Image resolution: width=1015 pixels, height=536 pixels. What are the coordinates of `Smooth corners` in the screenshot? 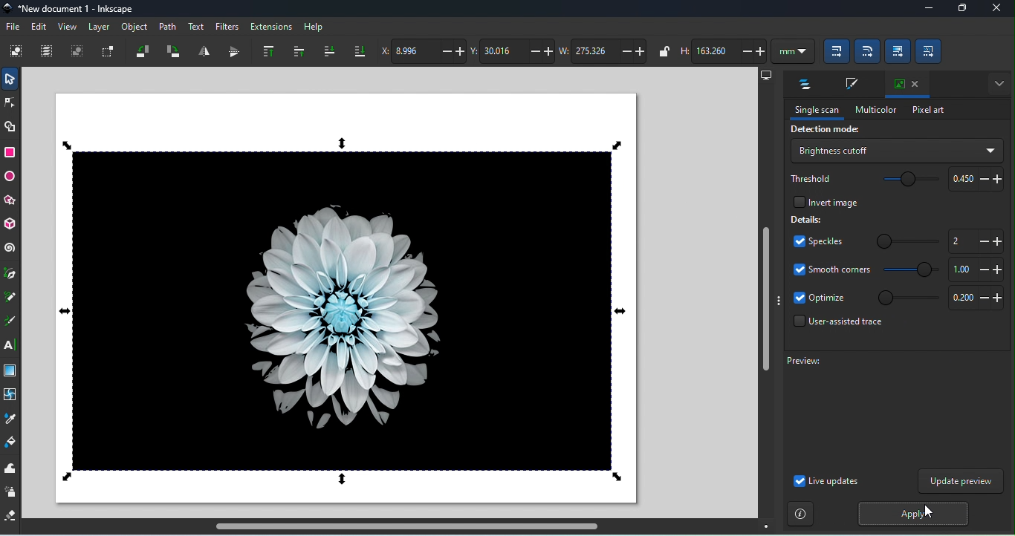 It's located at (830, 272).